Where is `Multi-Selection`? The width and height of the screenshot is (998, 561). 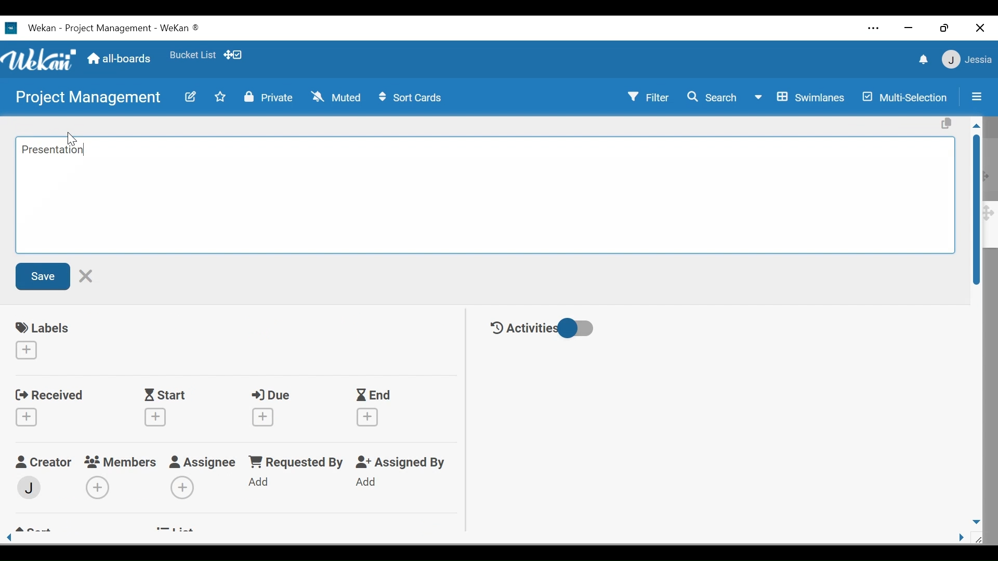
Multi-Selection is located at coordinates (905, 98).